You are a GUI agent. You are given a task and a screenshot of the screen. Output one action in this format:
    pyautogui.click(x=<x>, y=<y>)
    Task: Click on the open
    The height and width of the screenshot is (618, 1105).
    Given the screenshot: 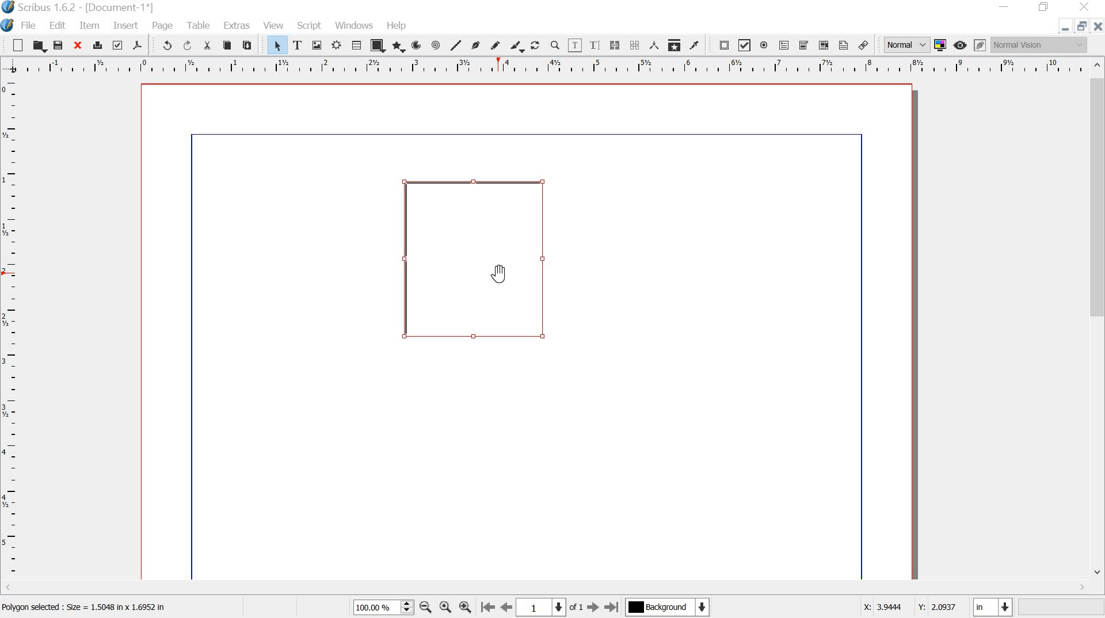 What is the action you would take?
    pyautogui.click(x=38, y=46)
    